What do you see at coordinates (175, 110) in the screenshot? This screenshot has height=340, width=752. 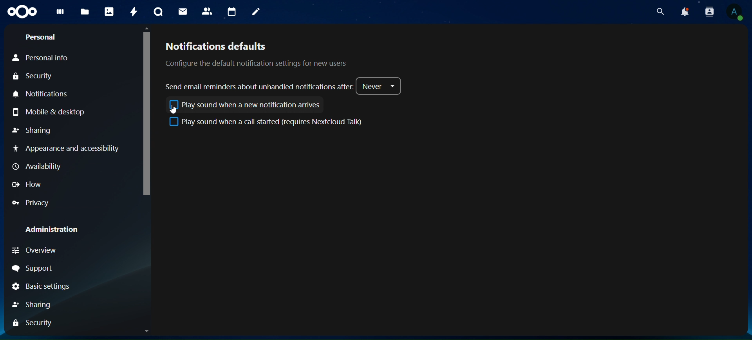 I see `Cursor` at bounding box center [175, 110].